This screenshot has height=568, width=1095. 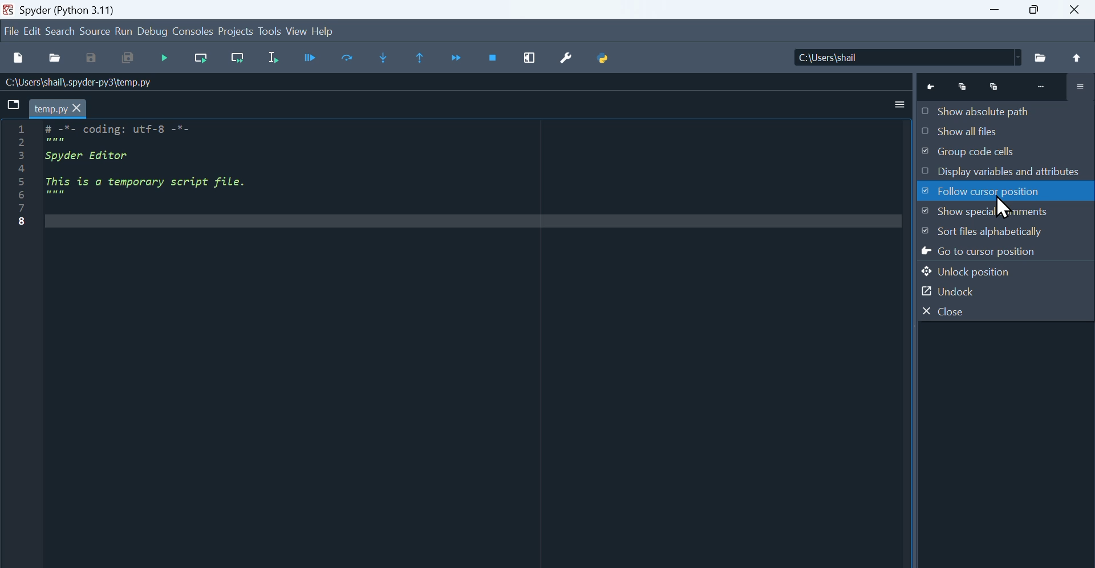 I want to click on , so click(x=164, y=60).